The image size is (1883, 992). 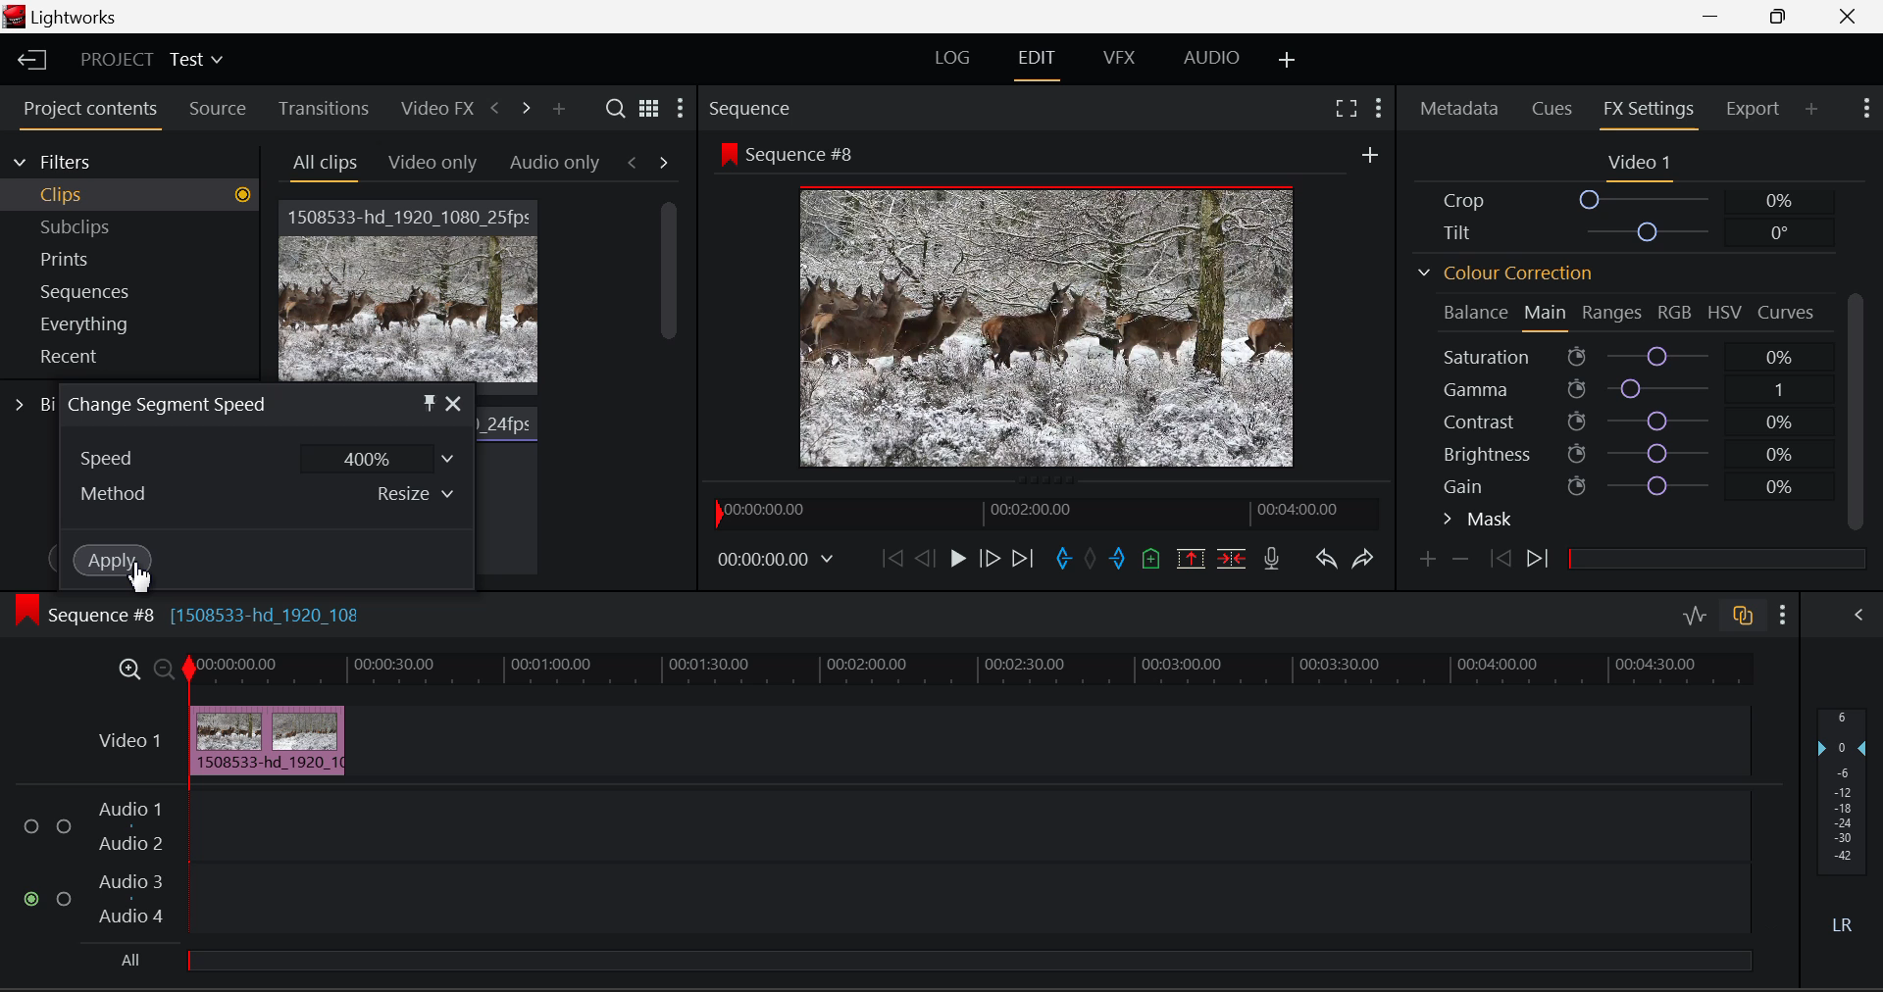 What do you see at coordinates (430, 159) in the screenshot?
I see `Video Only` at bounding box center [430, 159].